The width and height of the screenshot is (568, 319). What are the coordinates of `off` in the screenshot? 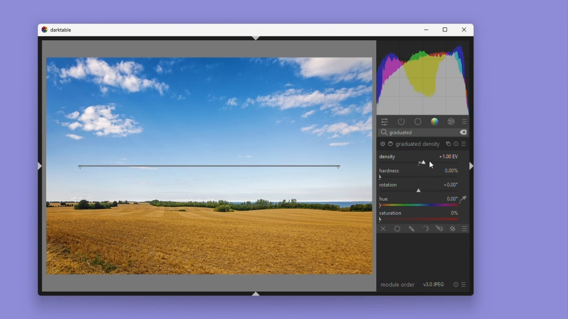 It's located at (382, 228).